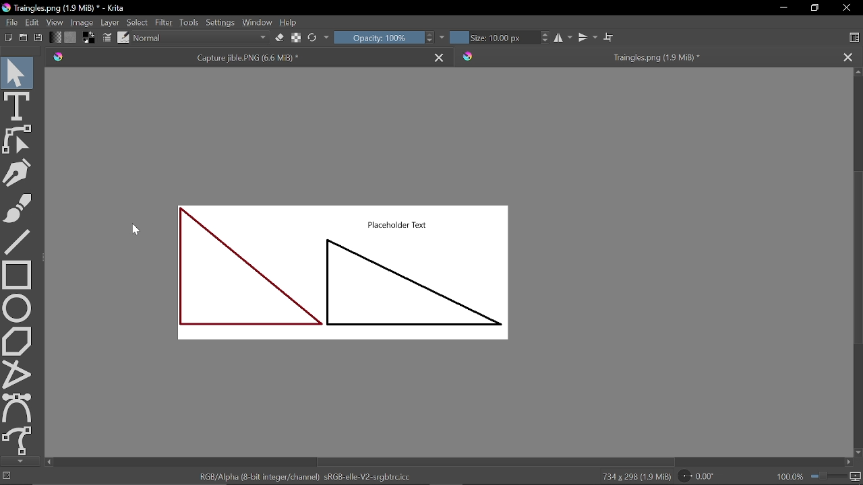  I want to click on Foreground color, so click(89, 38).